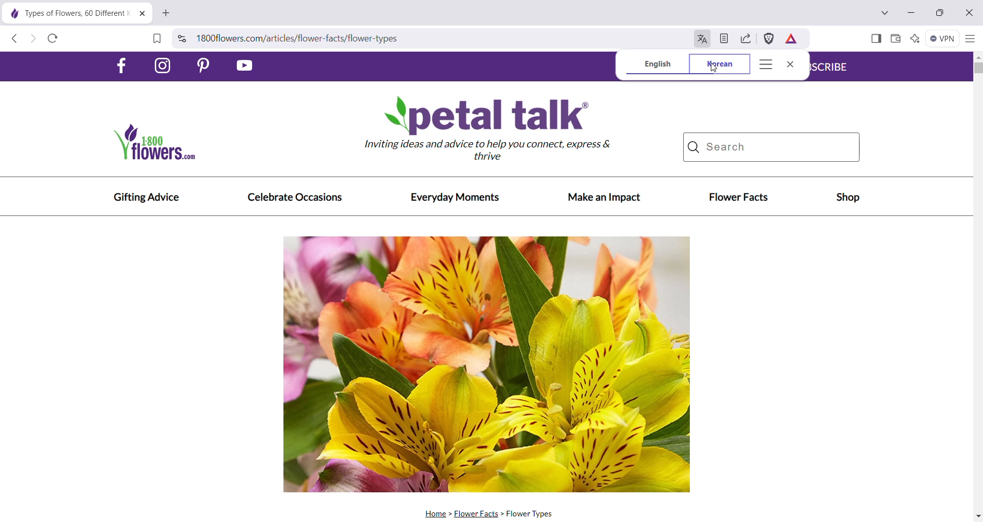 The height and width of the screenshot is (522, 983). I want to click on Click to go back, hold to see history, so click(16, 38).